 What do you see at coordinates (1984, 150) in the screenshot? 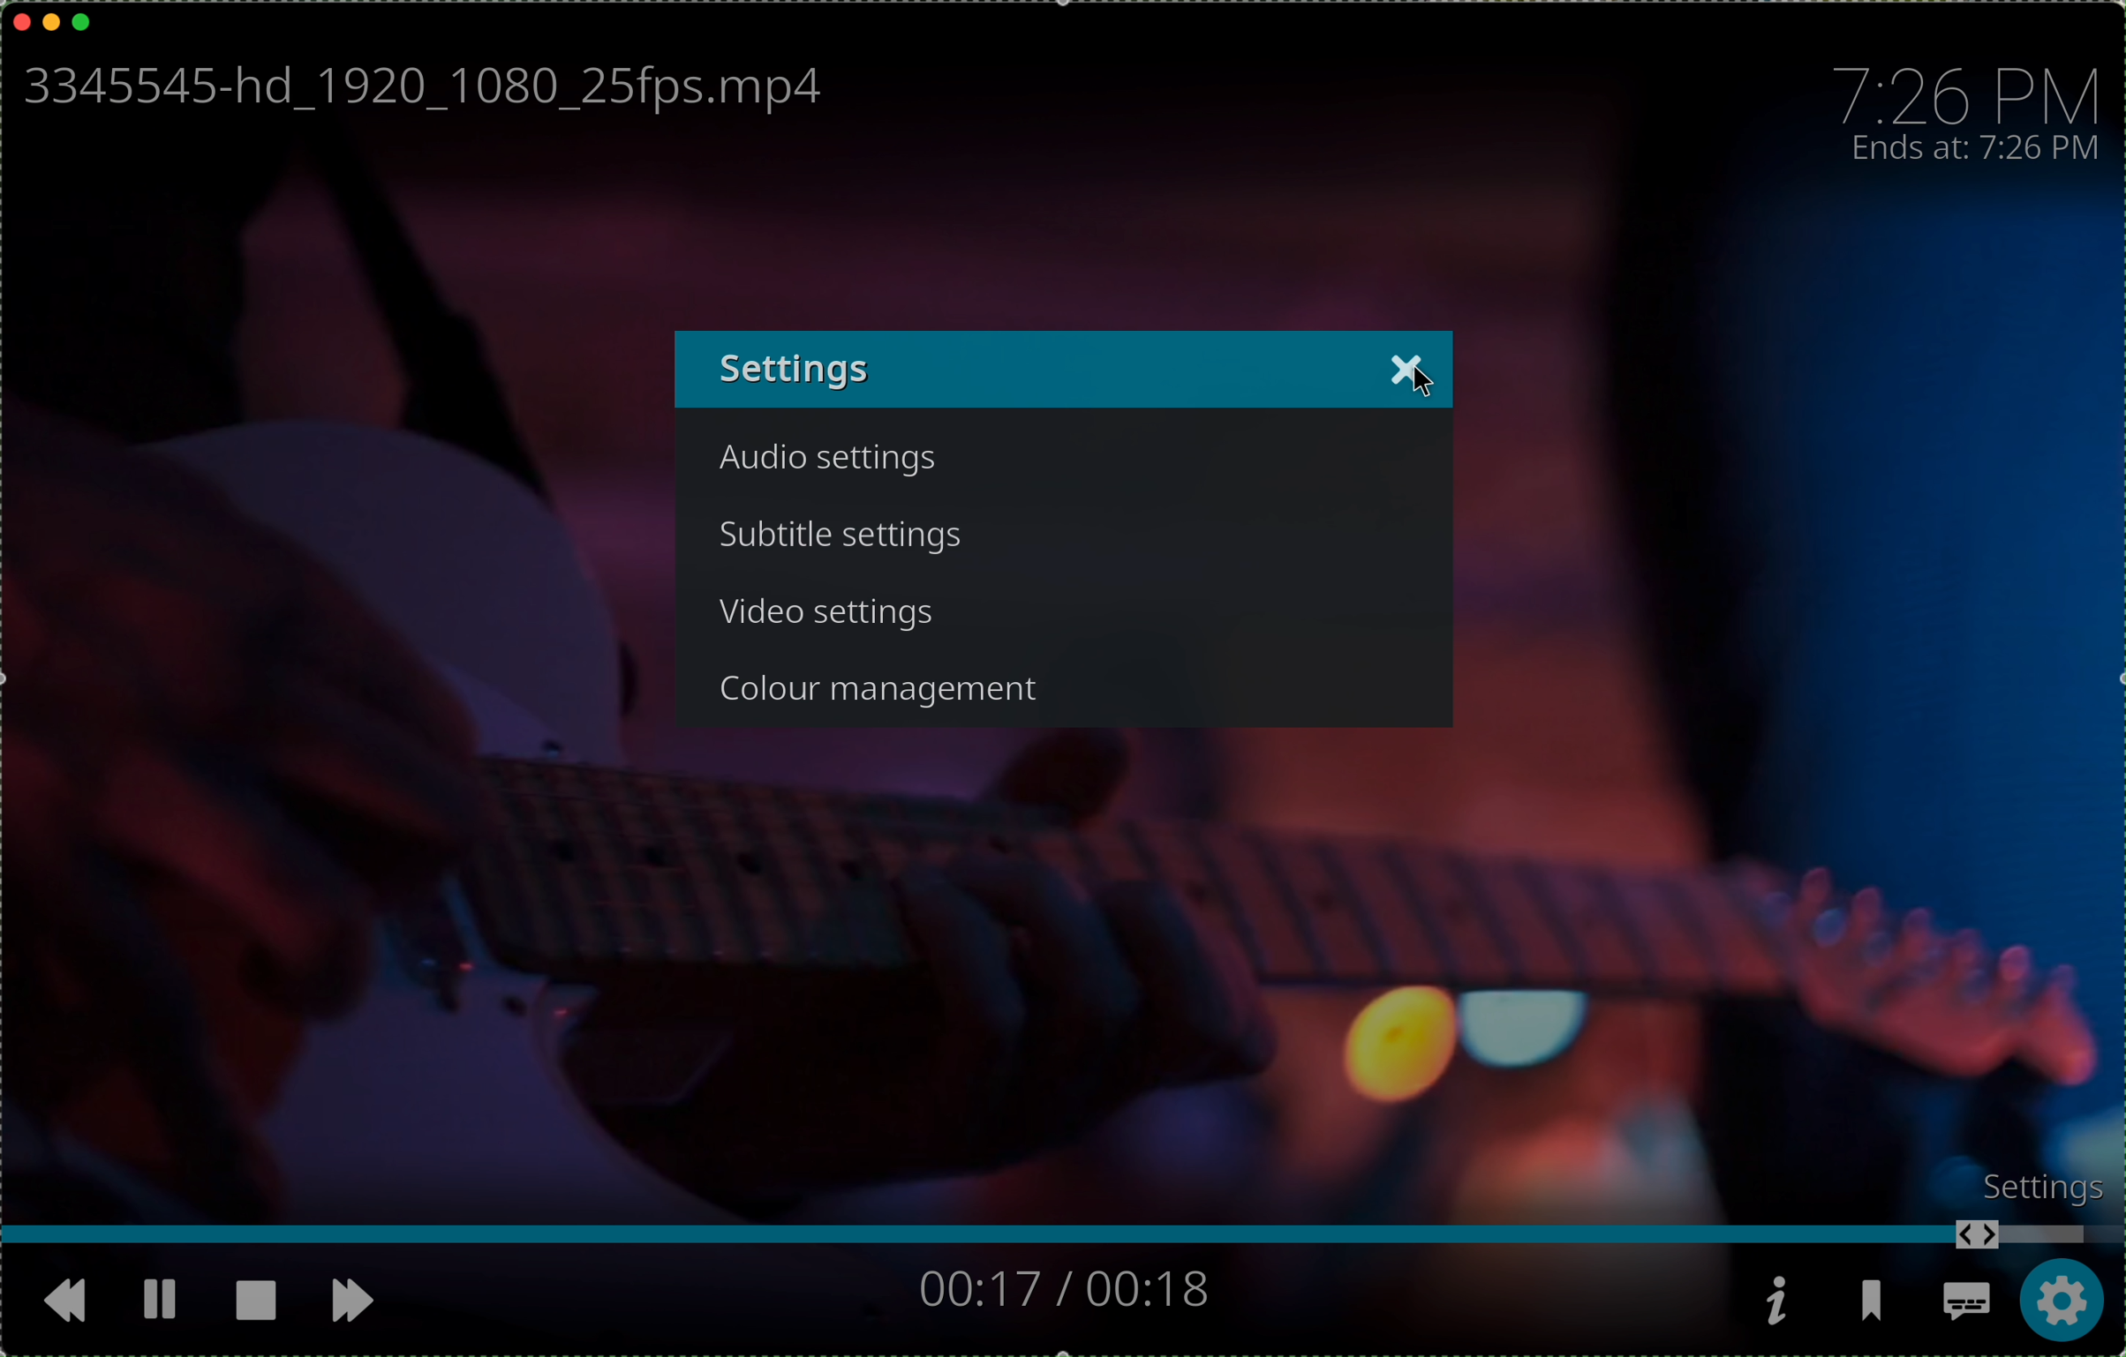
I see `ends at: 7:26 PM` at bounding box center [1984, 150].